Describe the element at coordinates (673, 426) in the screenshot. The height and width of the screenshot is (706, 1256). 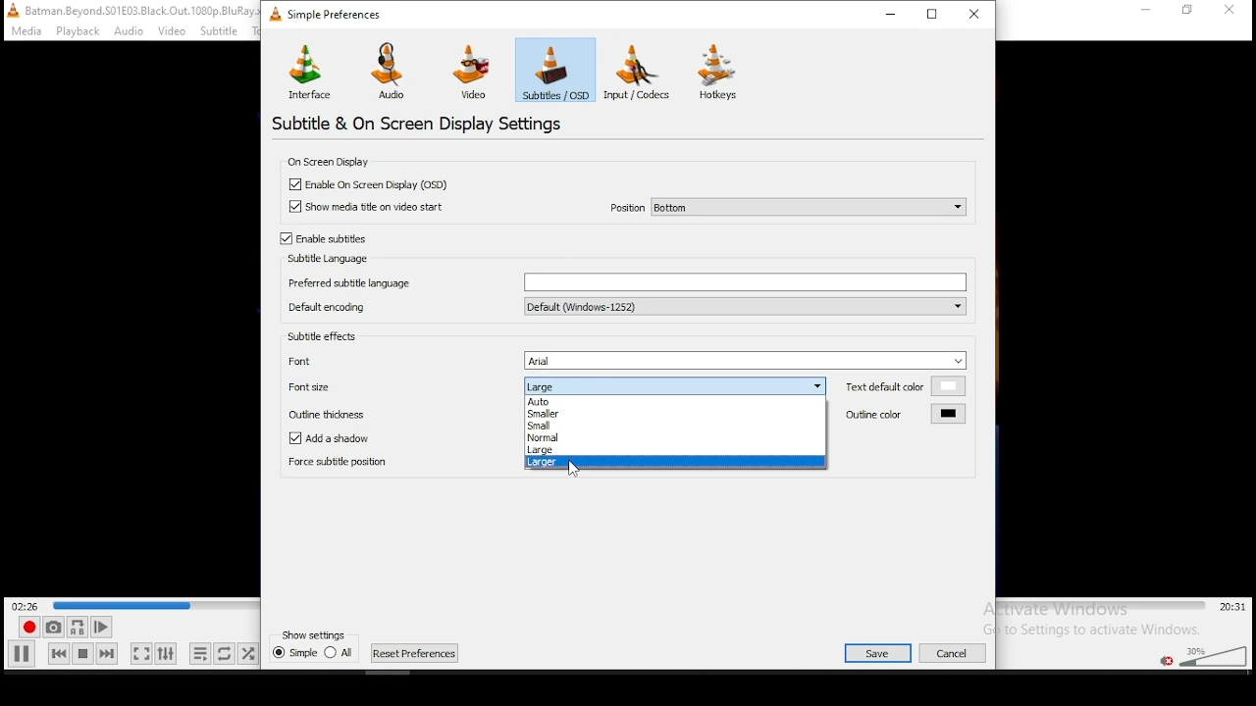
I see `small` at that location.